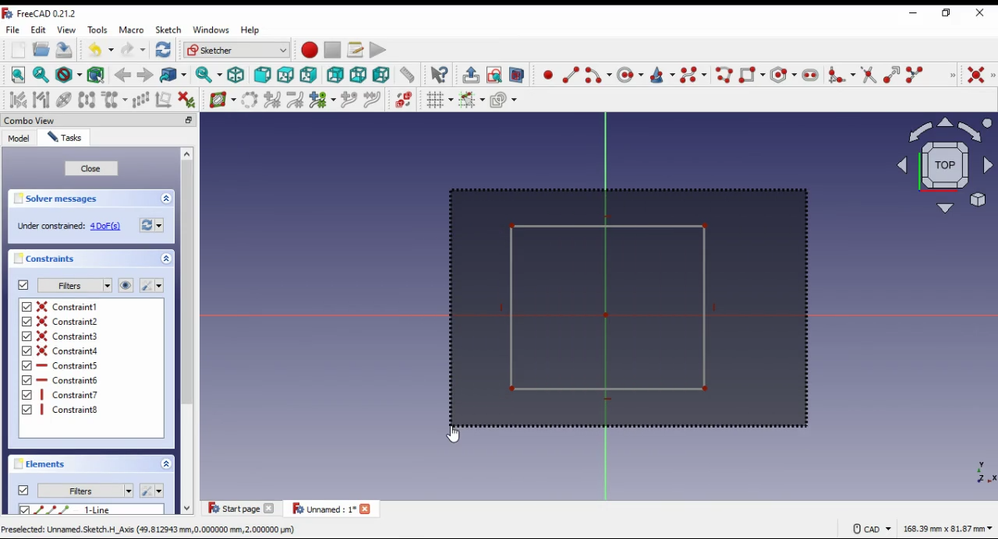 This screenshot has height=539, width=998. Describe the element at coordinates (70, 306) in the screenshot. I see `on/off constraint 1` at that location.